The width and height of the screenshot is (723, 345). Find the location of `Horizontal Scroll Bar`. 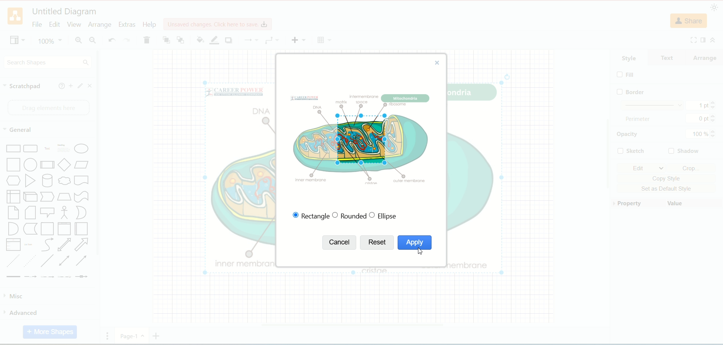

Horizontal Scroll Bar is located at coordinates (357, 324).